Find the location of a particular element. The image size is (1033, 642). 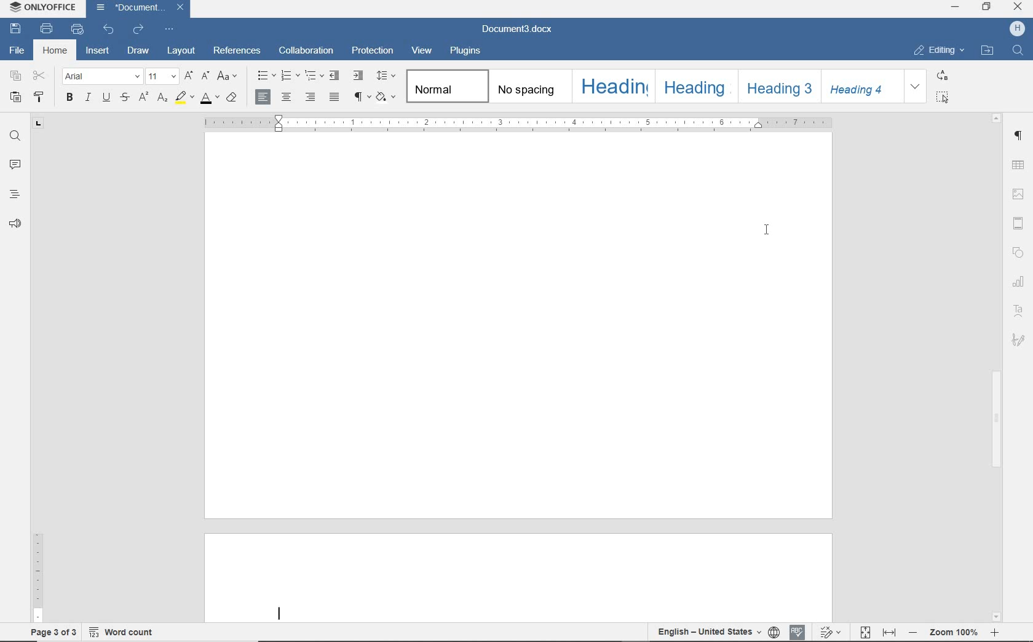

OnlyOffice is located at coordinates (41, 8).